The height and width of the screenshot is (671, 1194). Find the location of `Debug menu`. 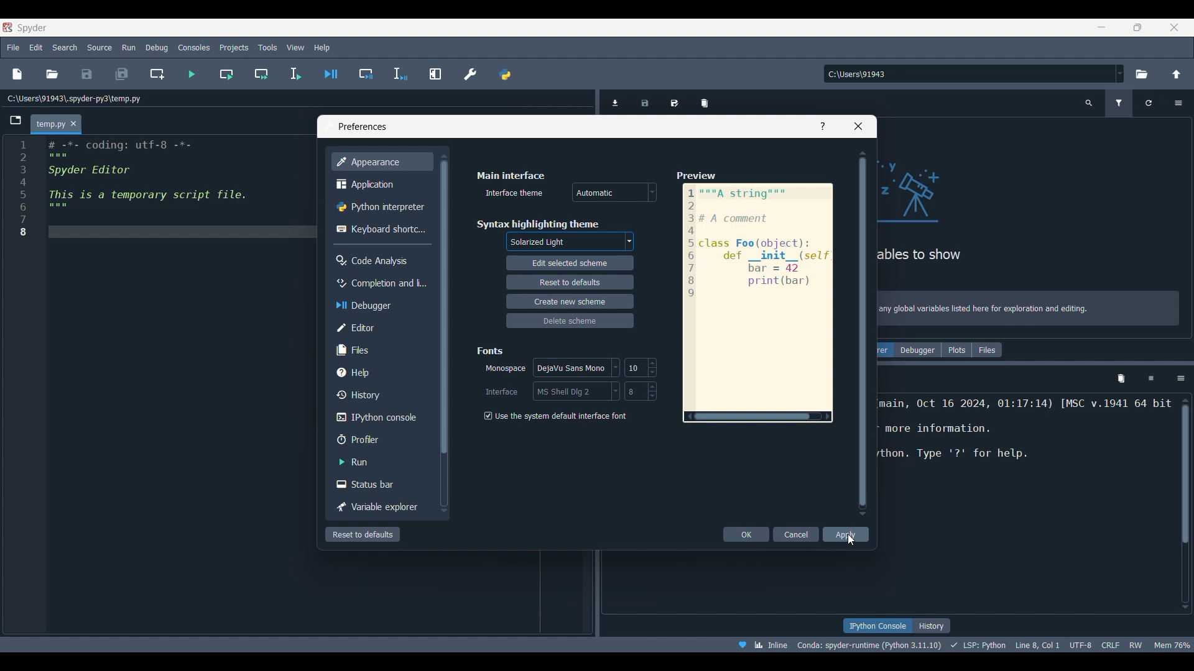

Debug menu is located at coordinates (157, 47).